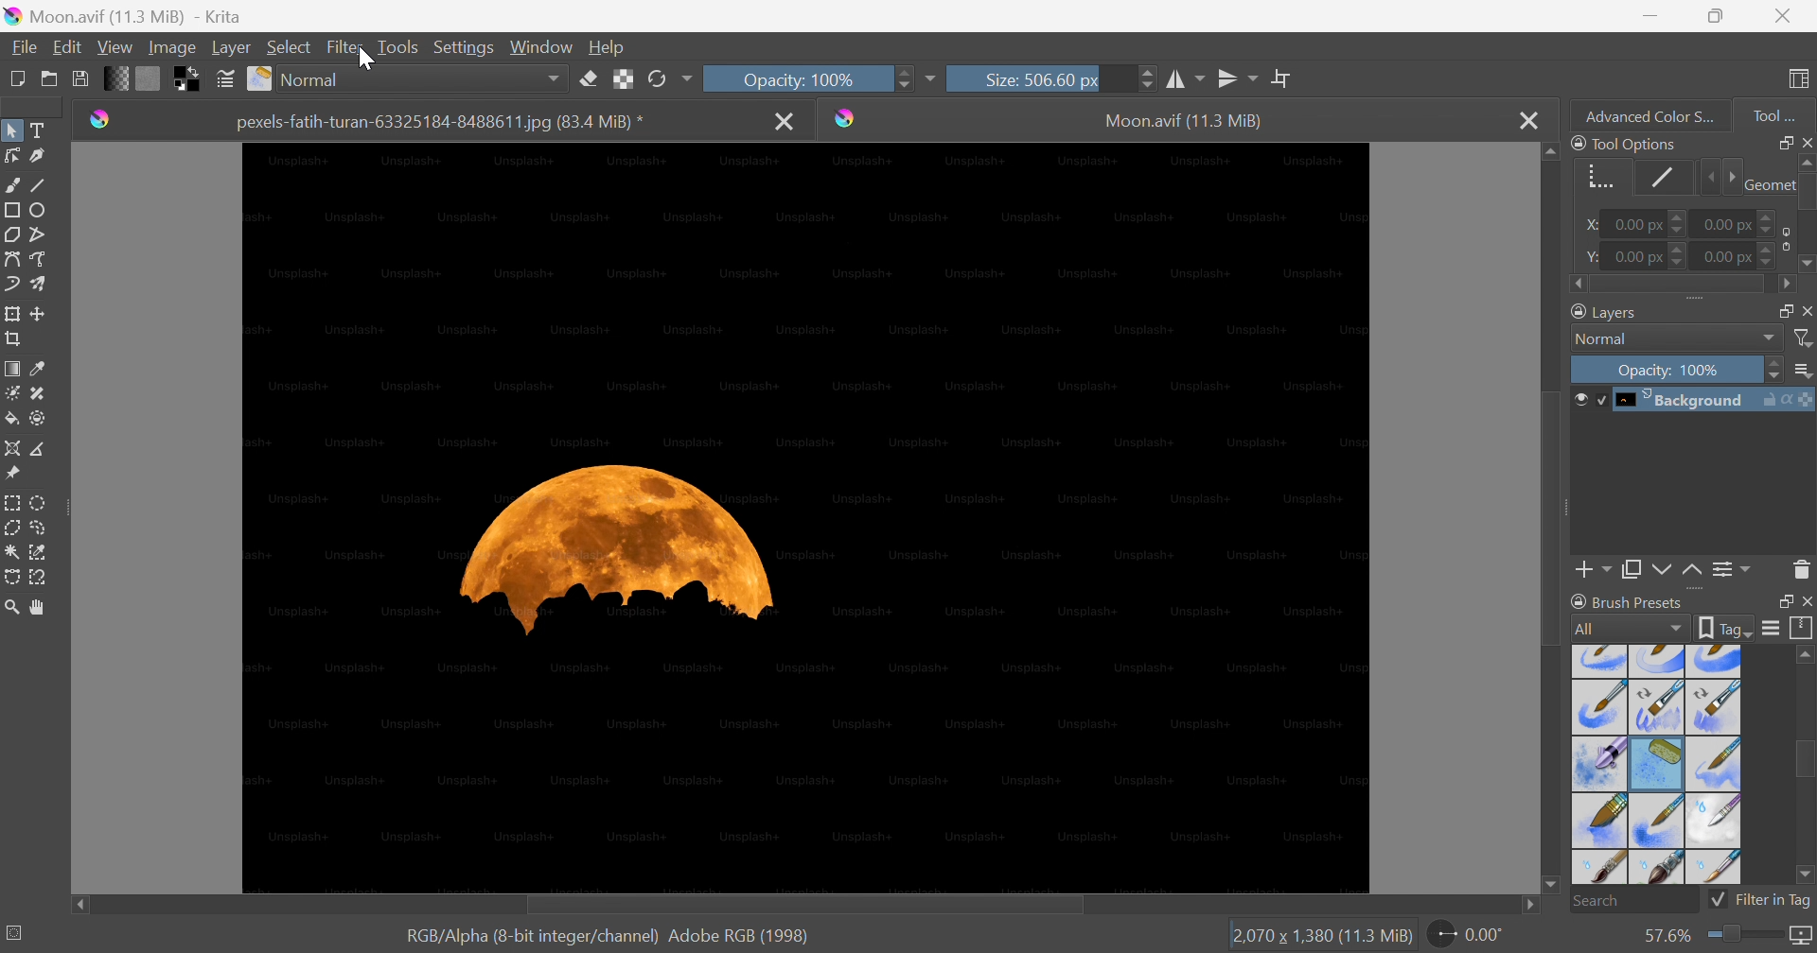 This screenshot has width=1817, height=953. Describe the element at coordinates (16, 932) in the screenshot. I see `No selection` at that location.